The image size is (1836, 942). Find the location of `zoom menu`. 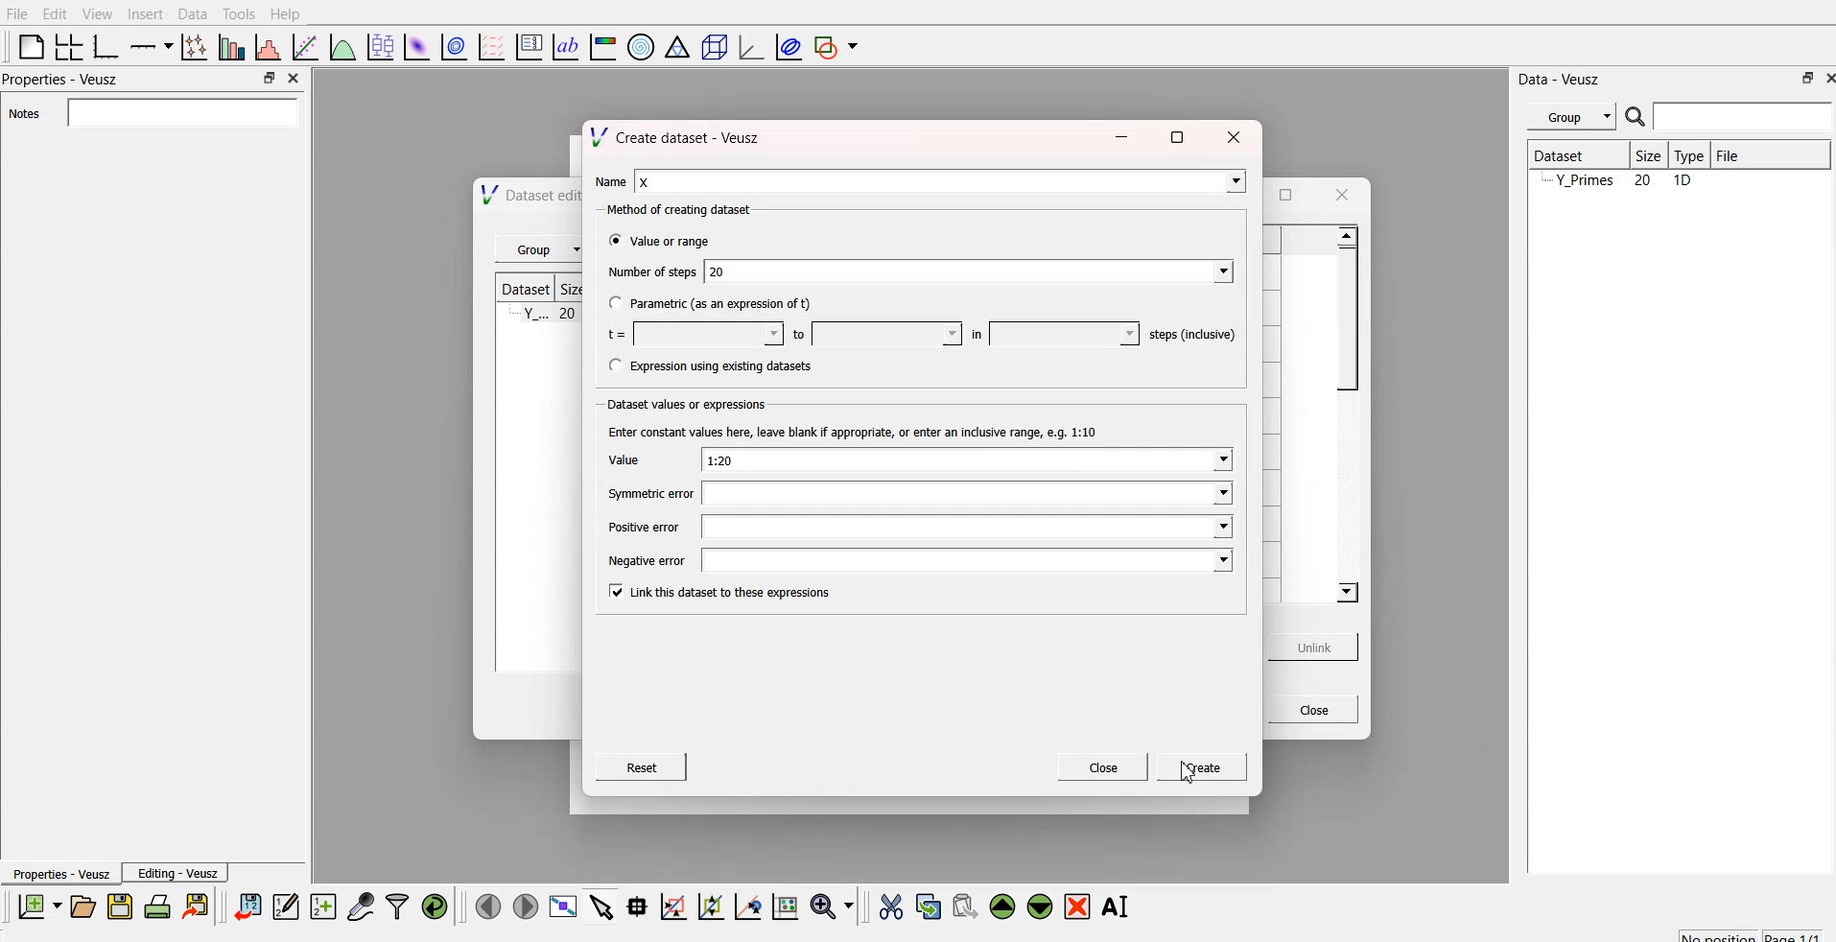

zoom menu is located at coordinates (832, 906).